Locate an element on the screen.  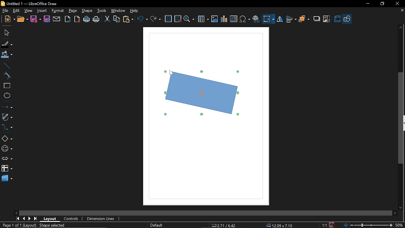
New is located at coordinates (8, 19).